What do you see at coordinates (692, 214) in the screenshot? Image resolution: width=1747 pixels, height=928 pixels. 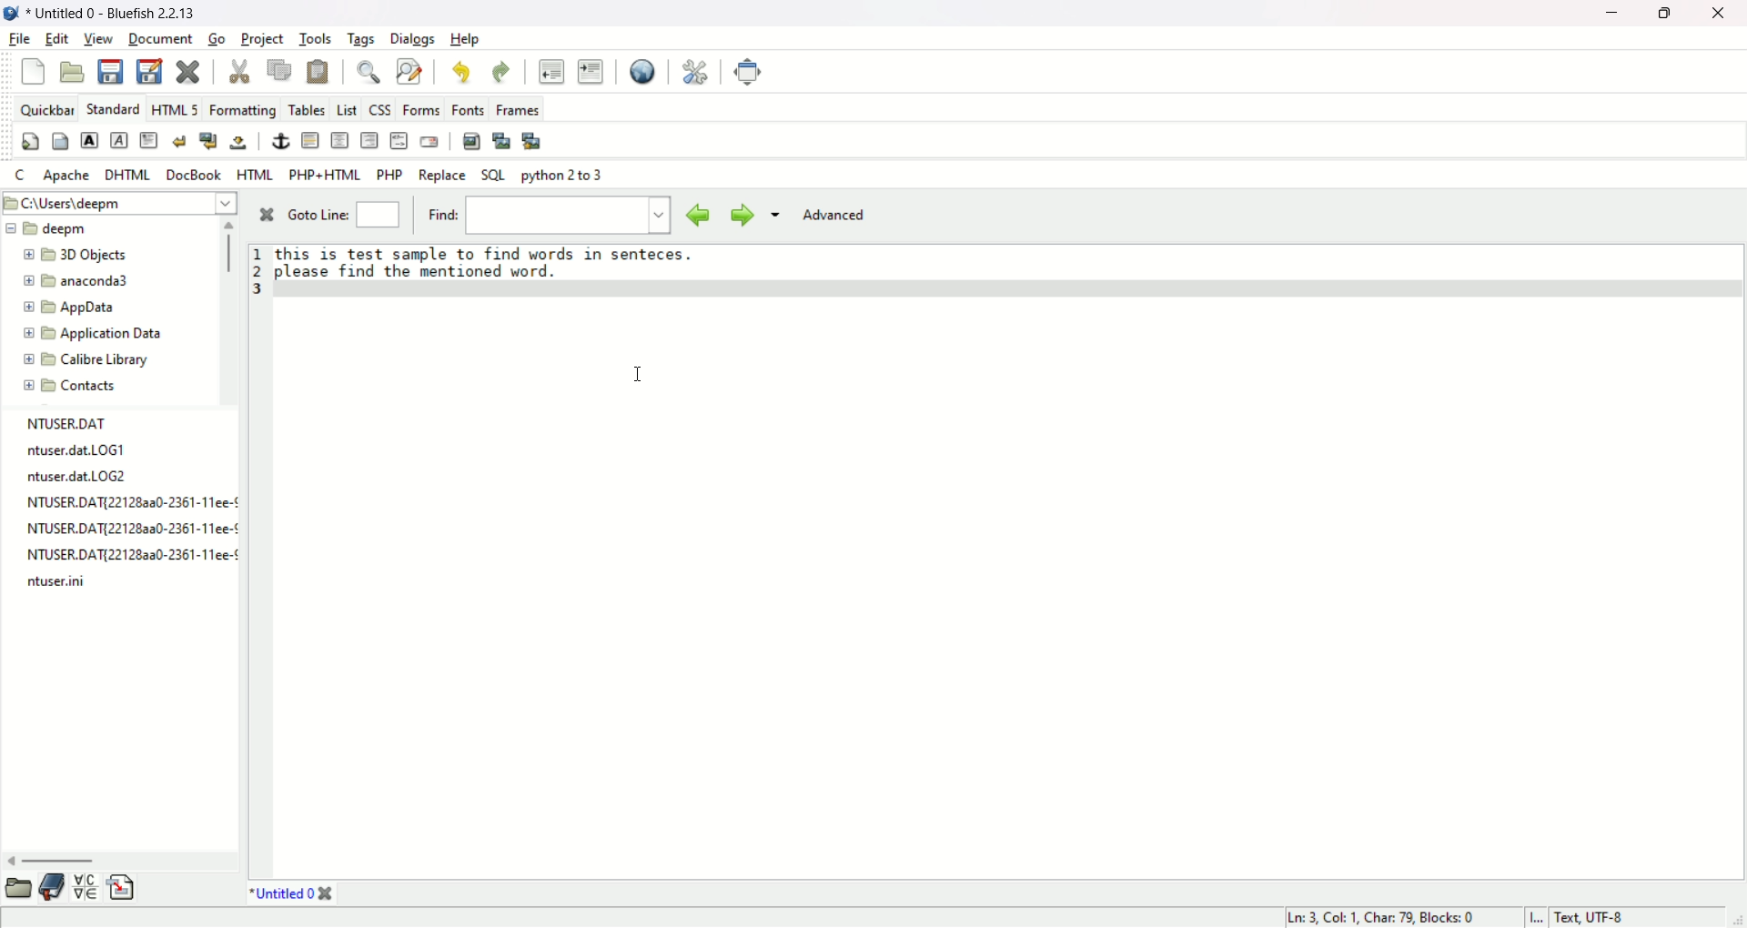 I see `previous` at bounding box center [692, 214].